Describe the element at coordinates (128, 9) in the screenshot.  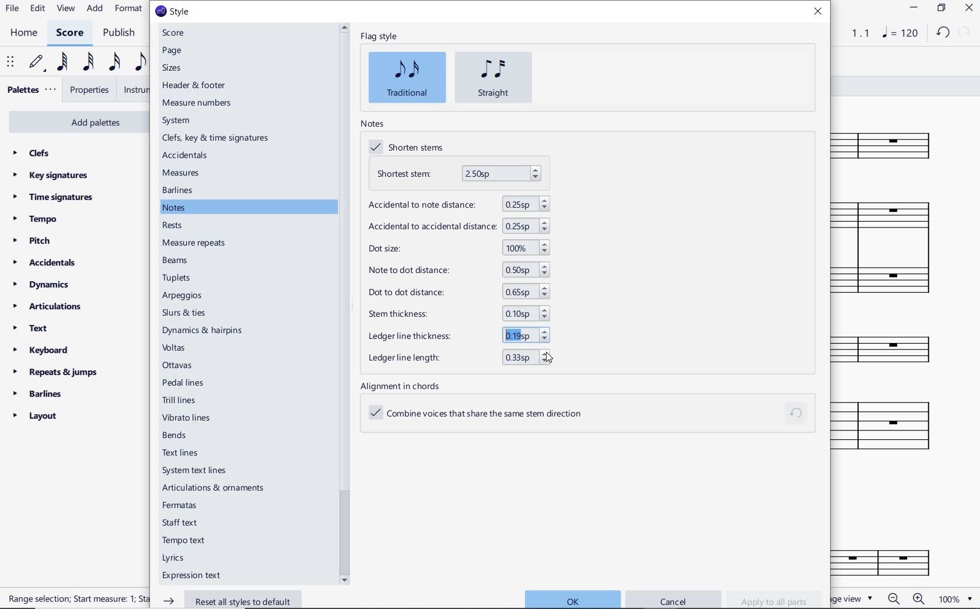
I see `format` at that location.